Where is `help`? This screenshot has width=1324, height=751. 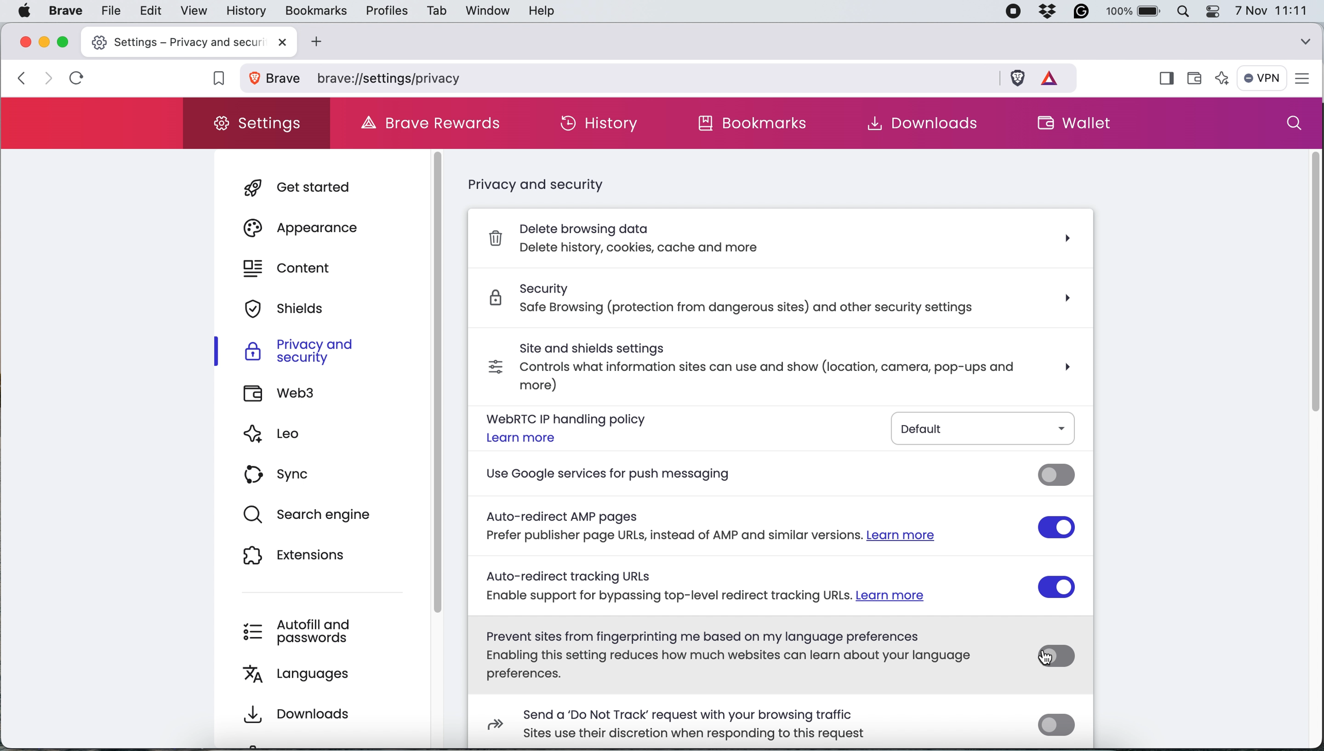 help is located at coordinates (542, 12).